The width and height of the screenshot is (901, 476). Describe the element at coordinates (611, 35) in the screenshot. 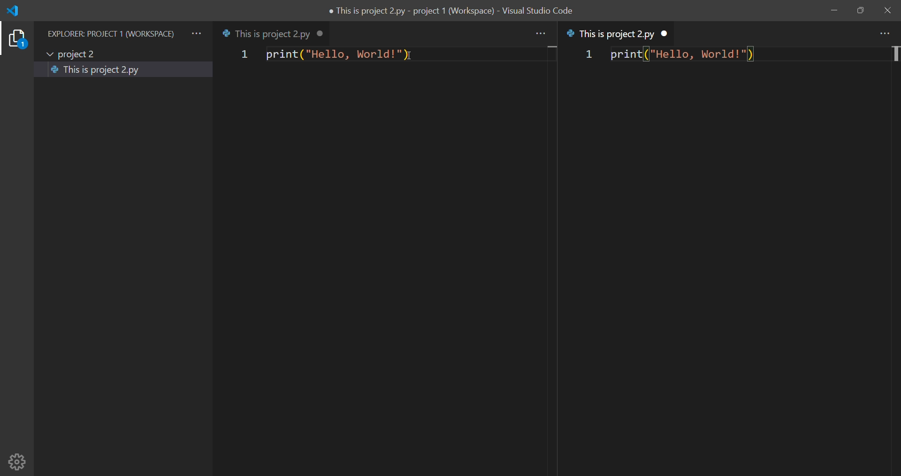

I see `This is project 2.py` at that location.